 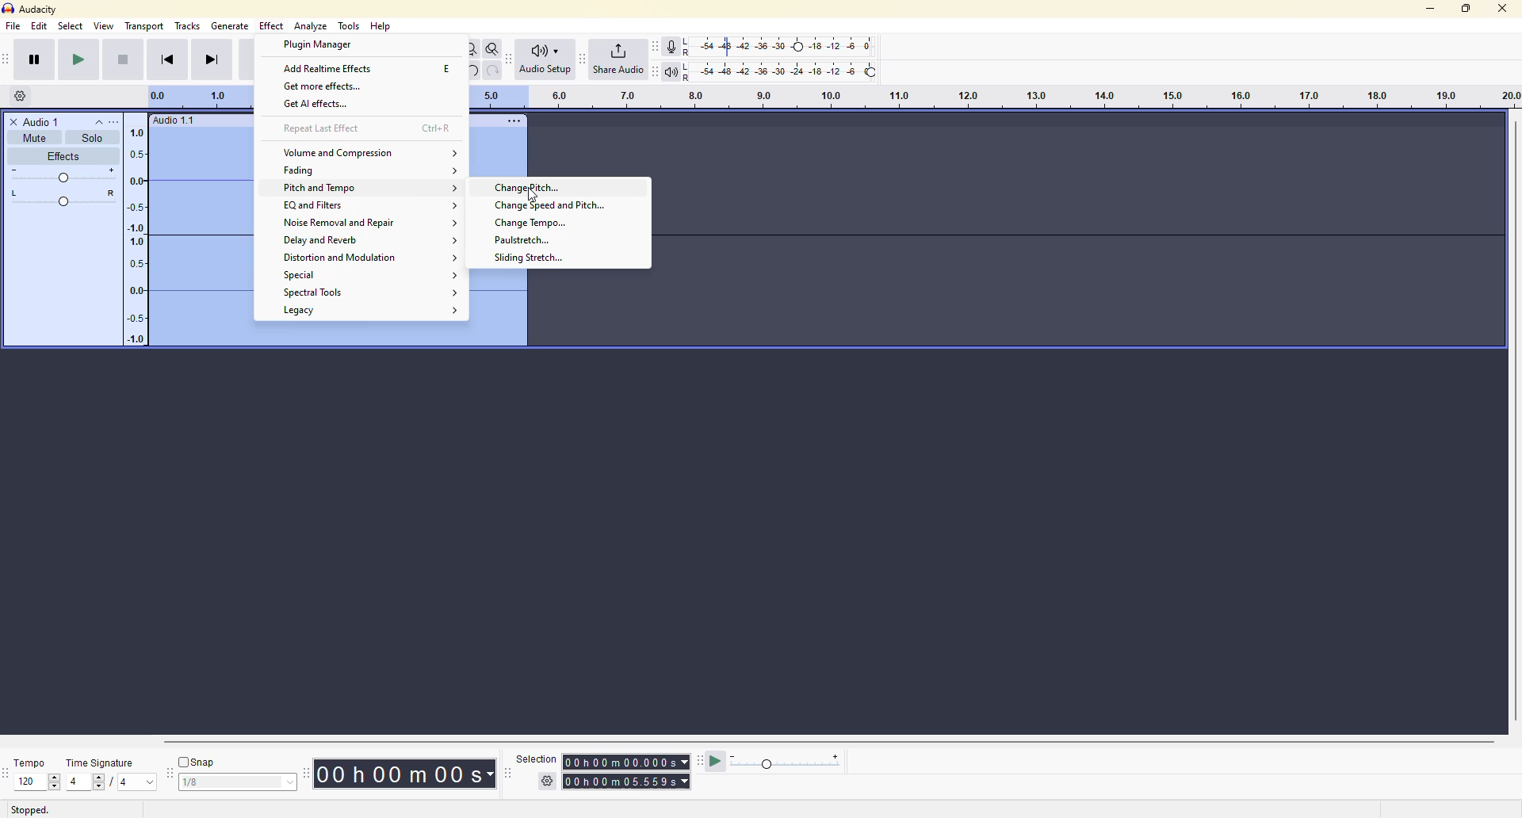 I want to click on cursor, so click(x=538, y=193).